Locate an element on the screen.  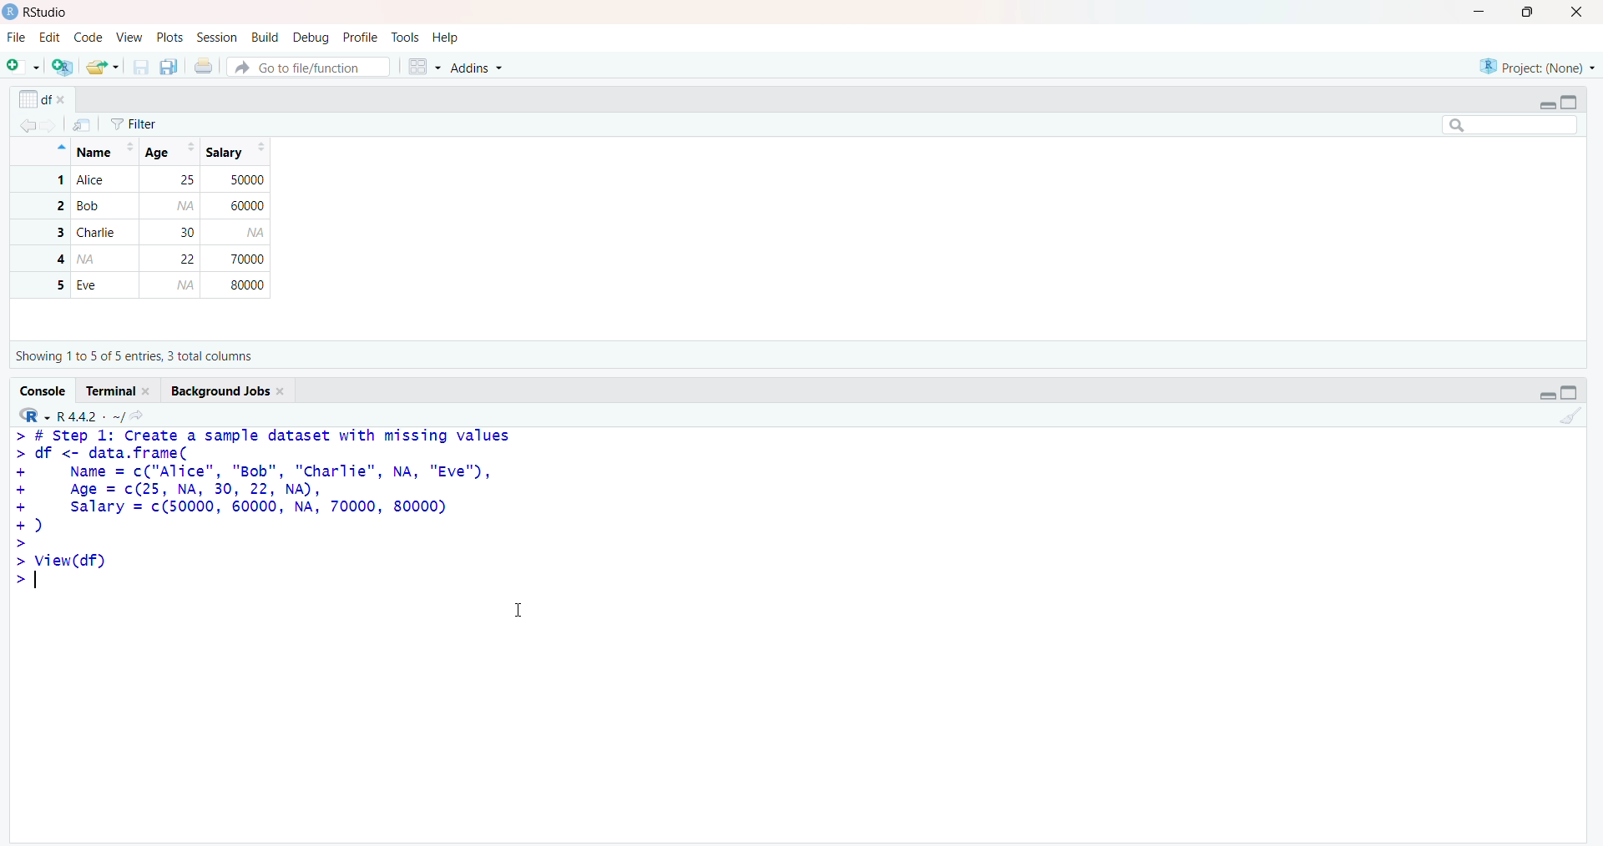
Maximize is located at coordinates (1531, 13).